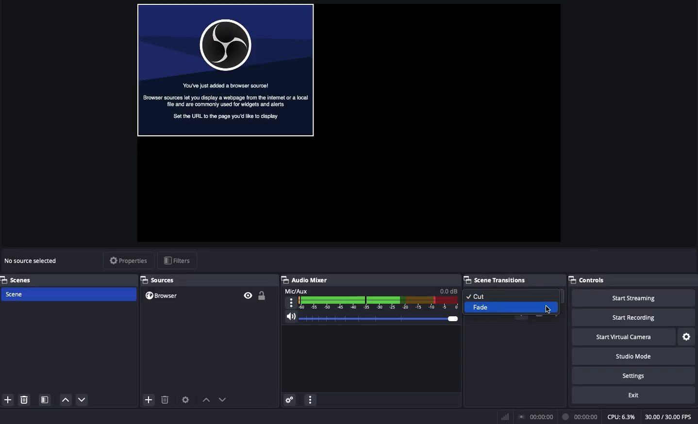 The image size is (698, 424). Describe the element at coordinates (515, 295) in the screenshot. I see `Cut` at that location.